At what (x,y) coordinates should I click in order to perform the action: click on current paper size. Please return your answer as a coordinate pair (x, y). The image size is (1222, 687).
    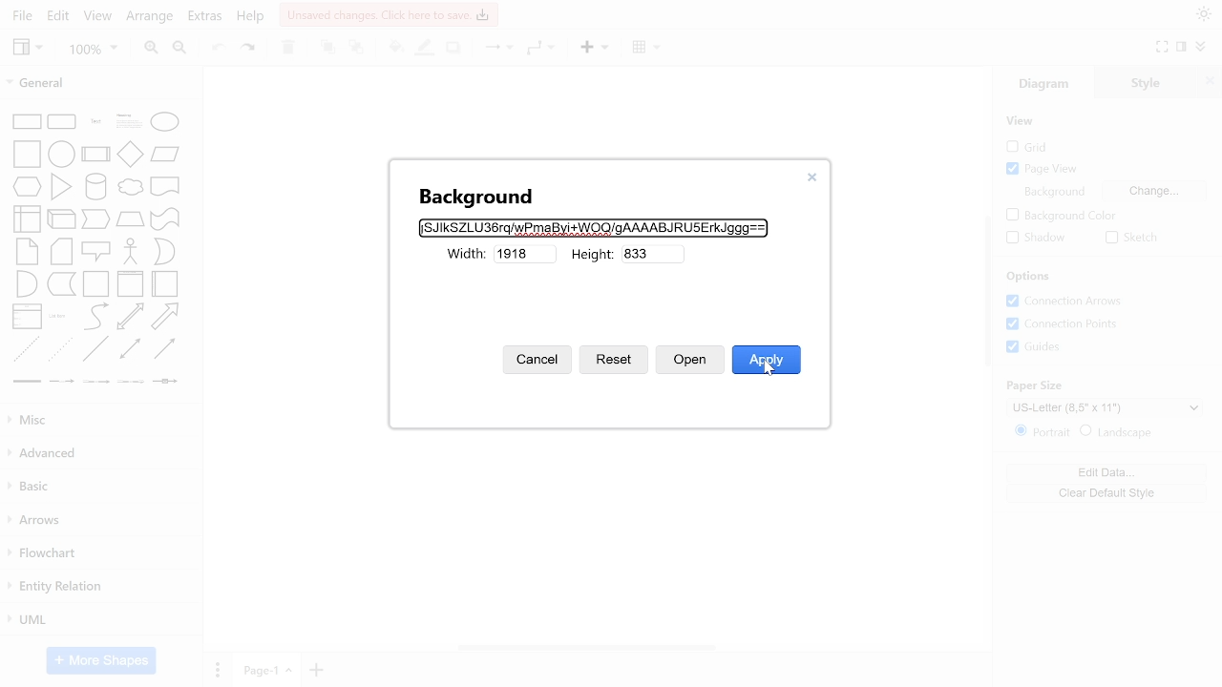
    Looking at the image, I should click on (1106, 406).